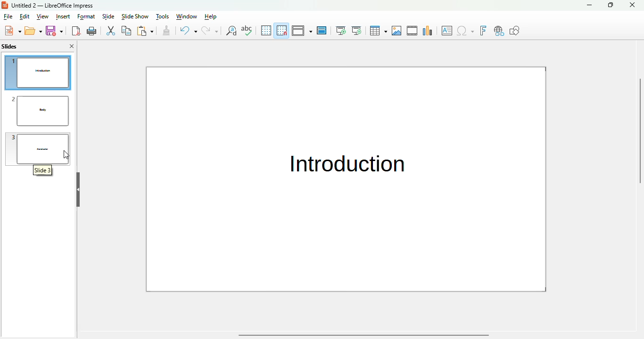 The width and height of the screenshot is (644, 339). I want to click on slide 1, so click(345, 180).